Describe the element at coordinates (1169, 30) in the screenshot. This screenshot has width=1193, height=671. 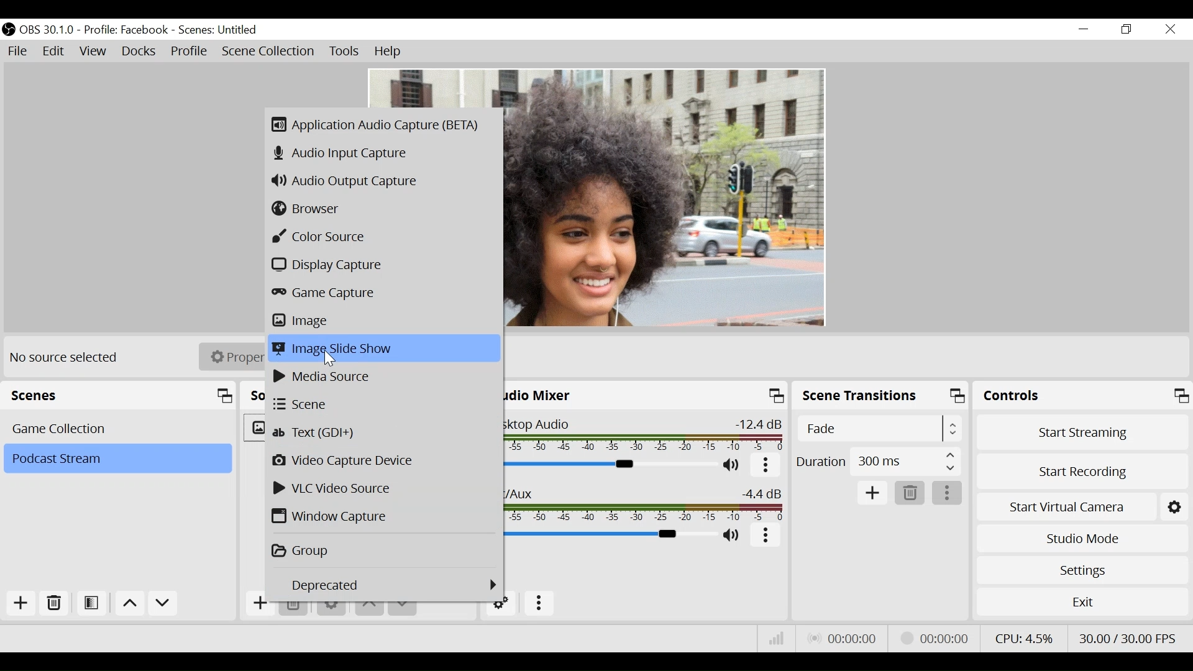
I see `Close` at that location.